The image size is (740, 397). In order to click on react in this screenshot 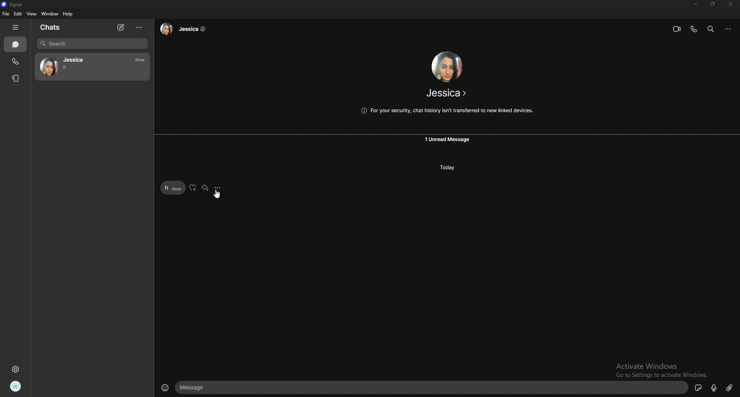, I will do `click(193, 188)`.